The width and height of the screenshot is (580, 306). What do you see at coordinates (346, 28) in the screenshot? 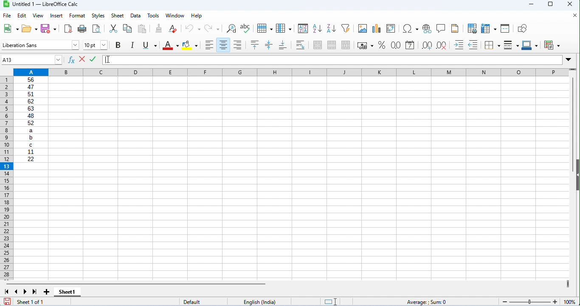
I see `filter` at bounding box center [346, 28].